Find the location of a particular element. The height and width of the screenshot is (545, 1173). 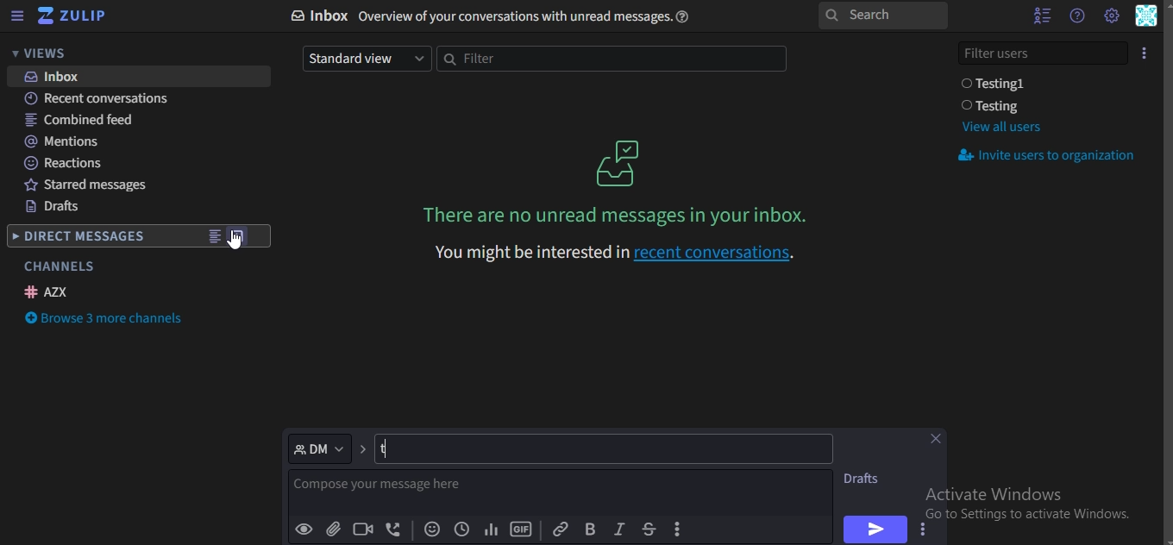

direct messages is located at coordinates (81, 238).